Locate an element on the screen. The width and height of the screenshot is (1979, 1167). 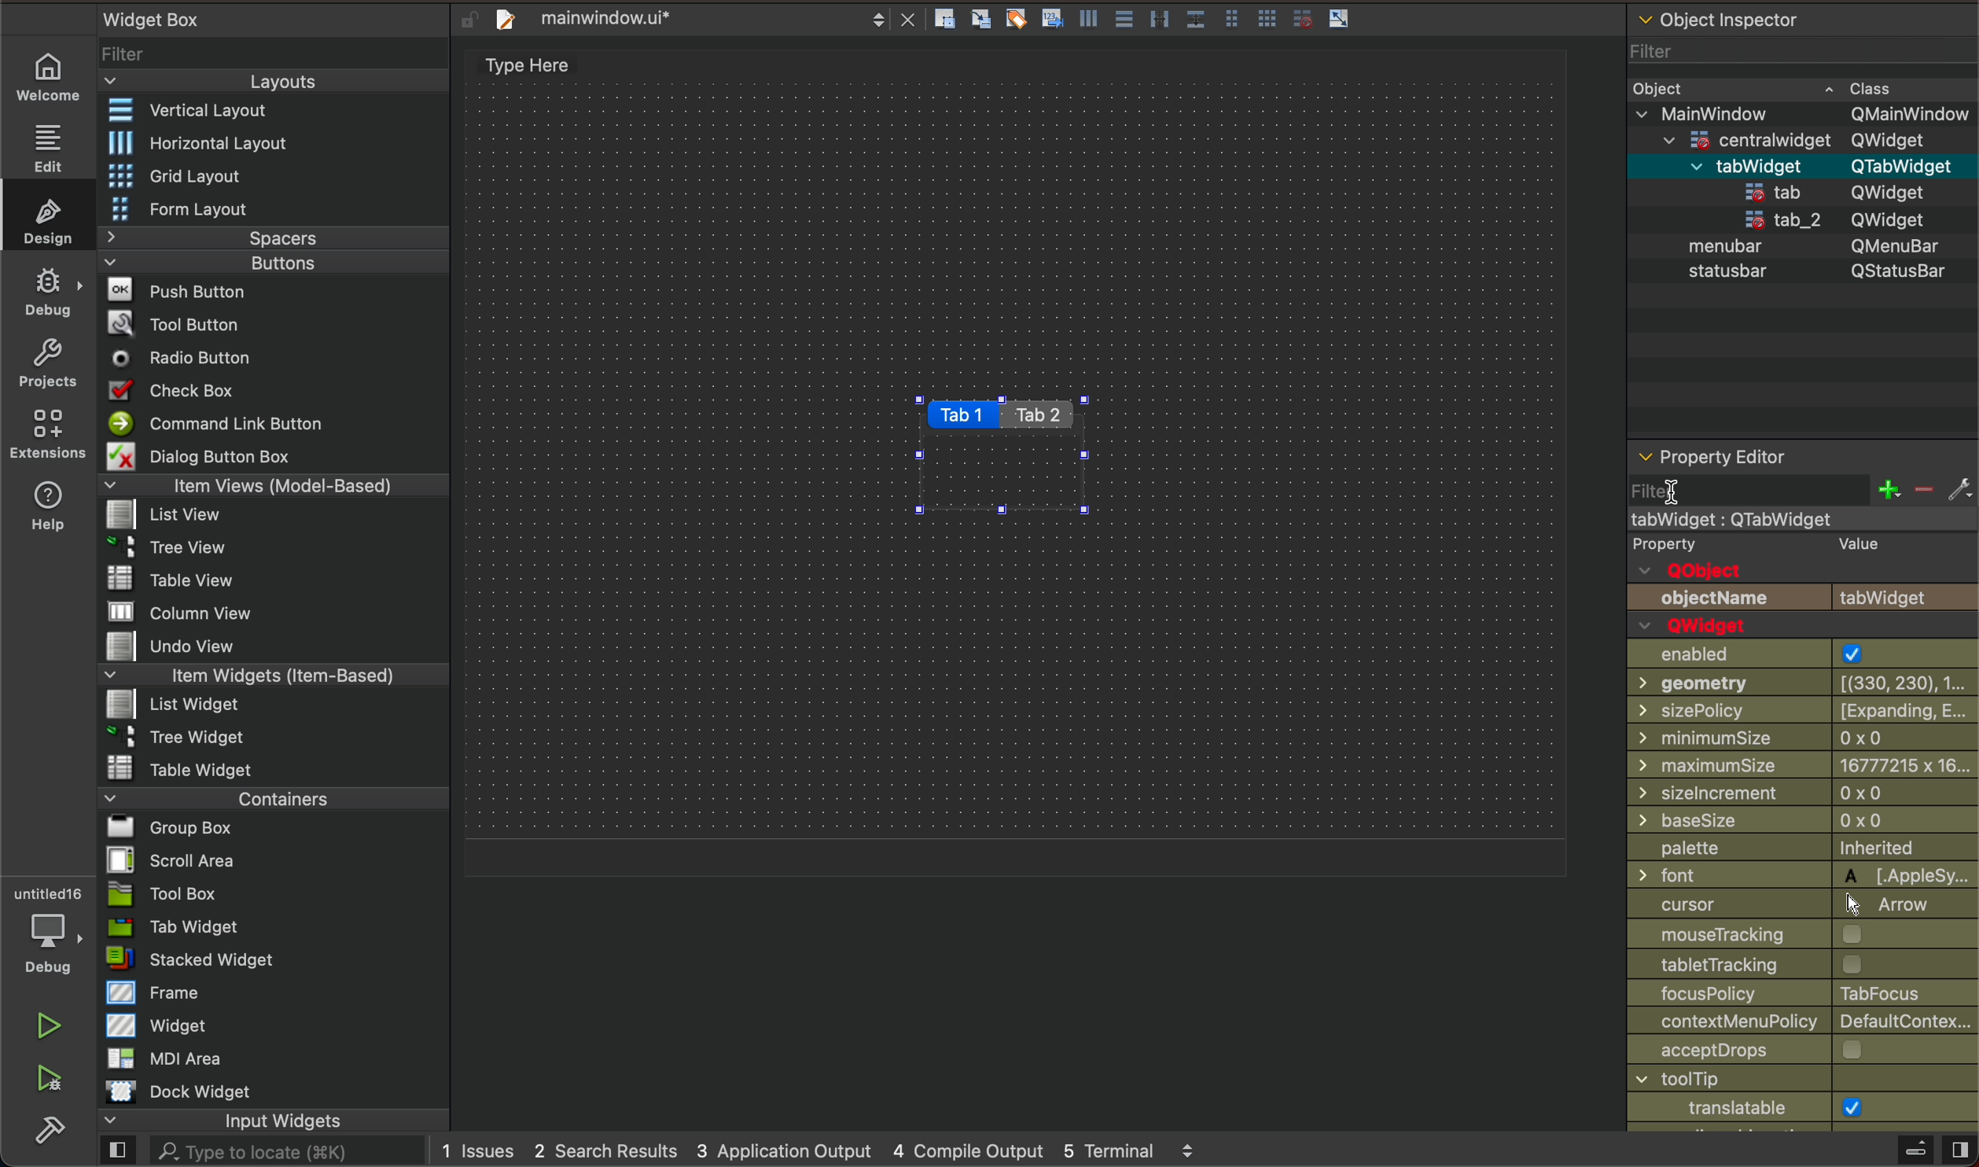
=centralwidaet OWidaet is located at coordinates (1797, 136).